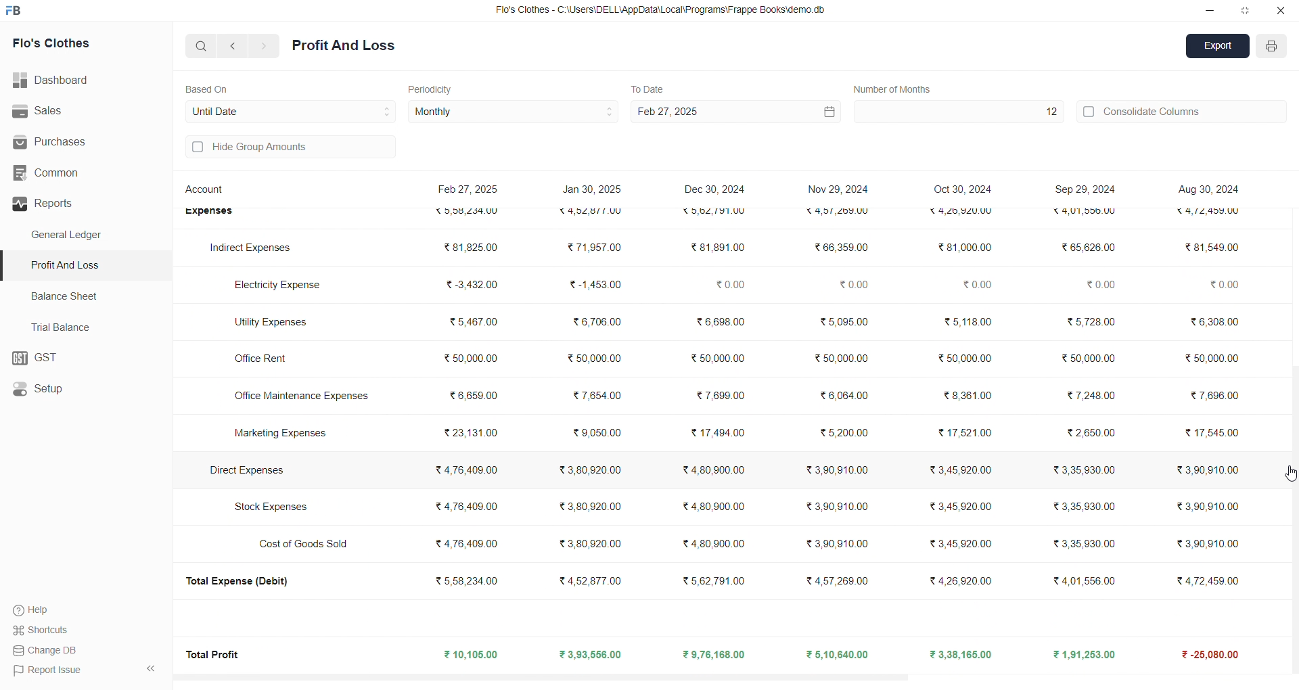 Image resolution: width=1299 pixels, height=690 pixels. What do you see at coordinates (215, 653) in the screenshot?
I see `Total Profit` at bounding box center [215, 653].